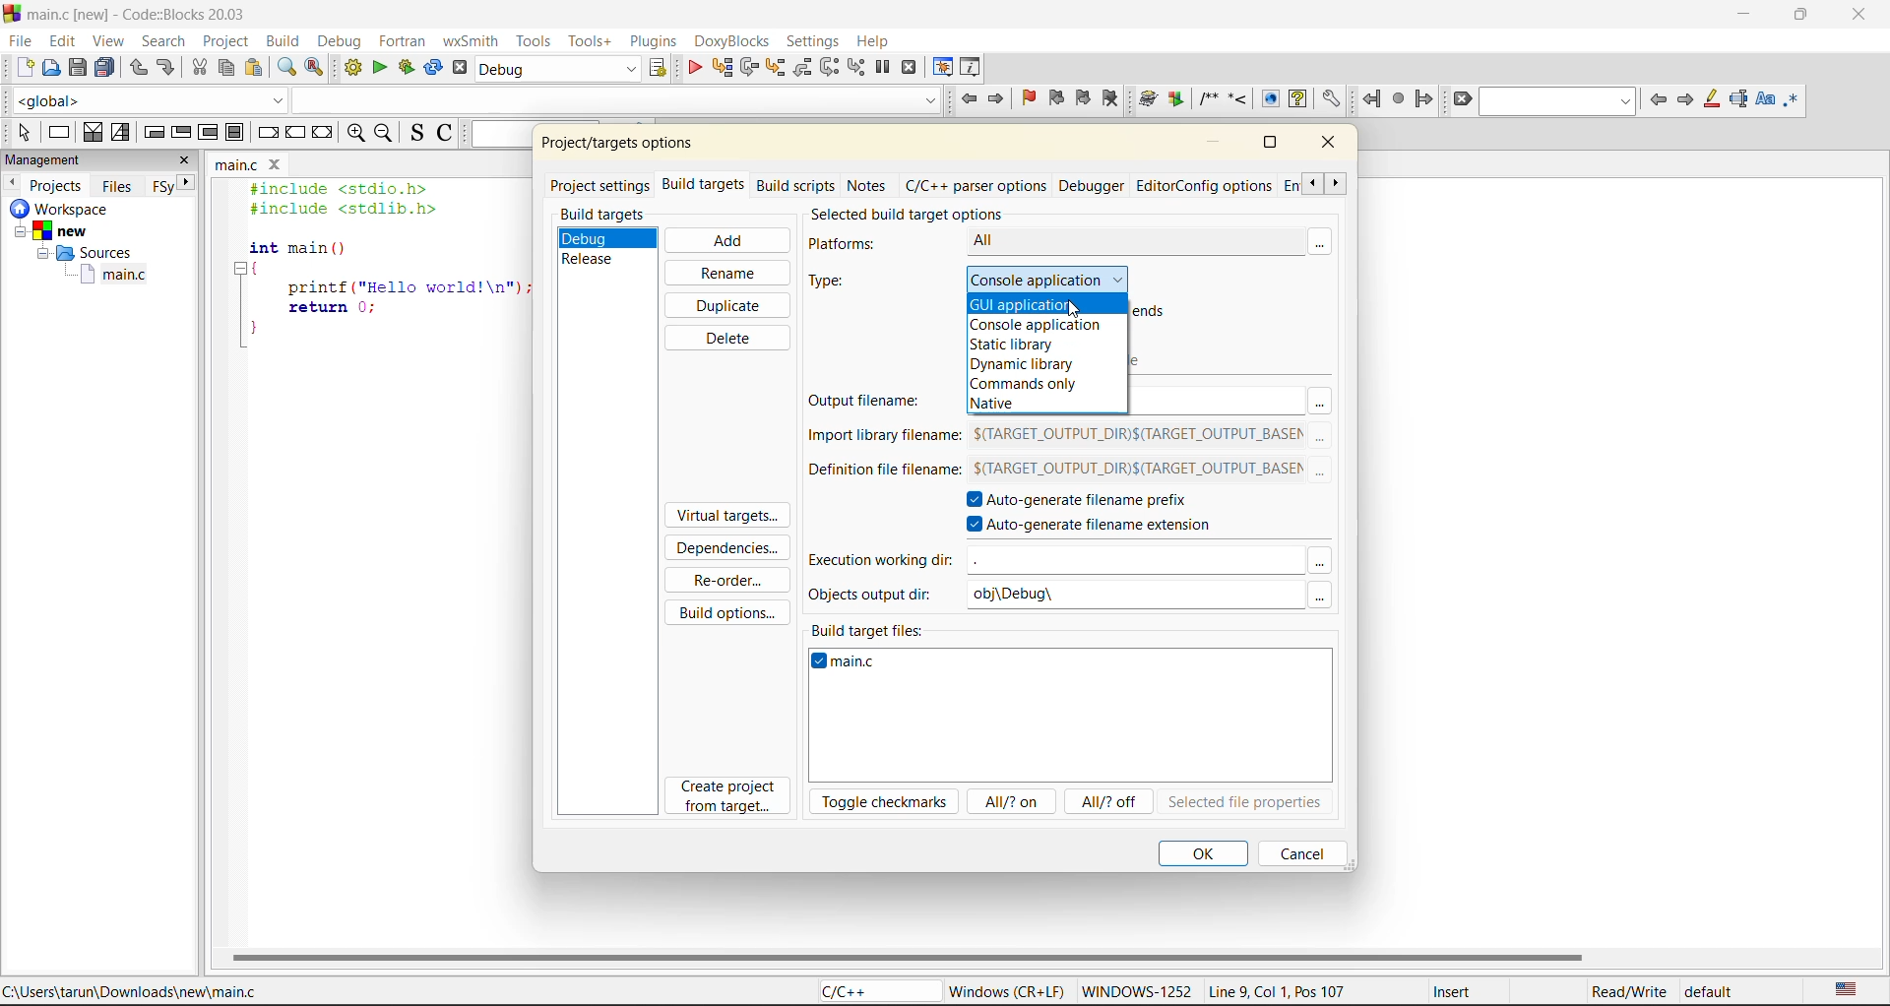 This screenshot has height=1006, width=1890. I want to click on step into instruction, so click(857, 68).